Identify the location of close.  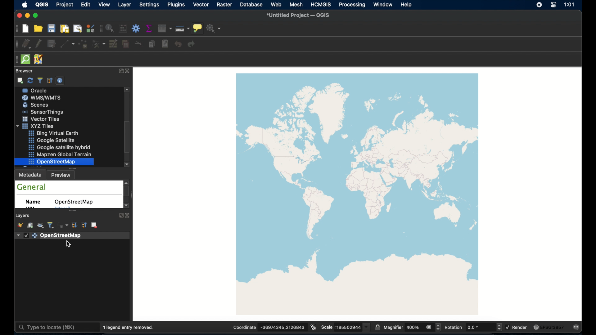
(129, 216).